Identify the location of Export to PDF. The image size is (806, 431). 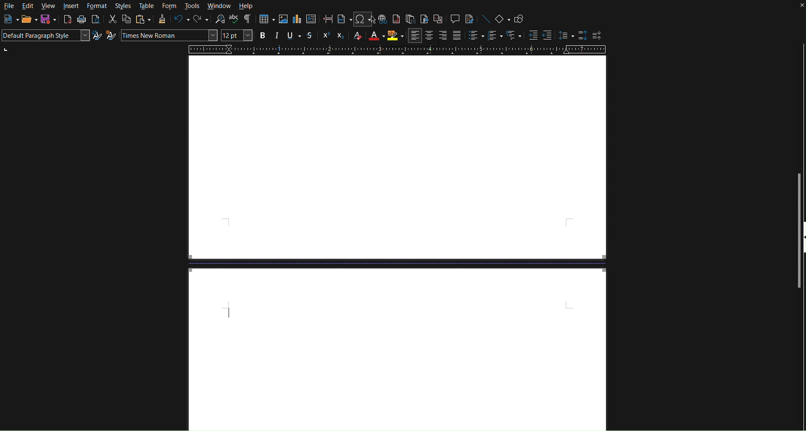
(67, 21).